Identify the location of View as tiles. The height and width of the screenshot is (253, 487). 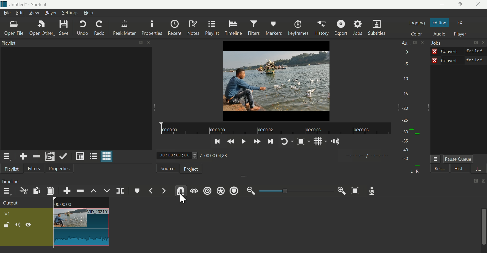
(94, 156).